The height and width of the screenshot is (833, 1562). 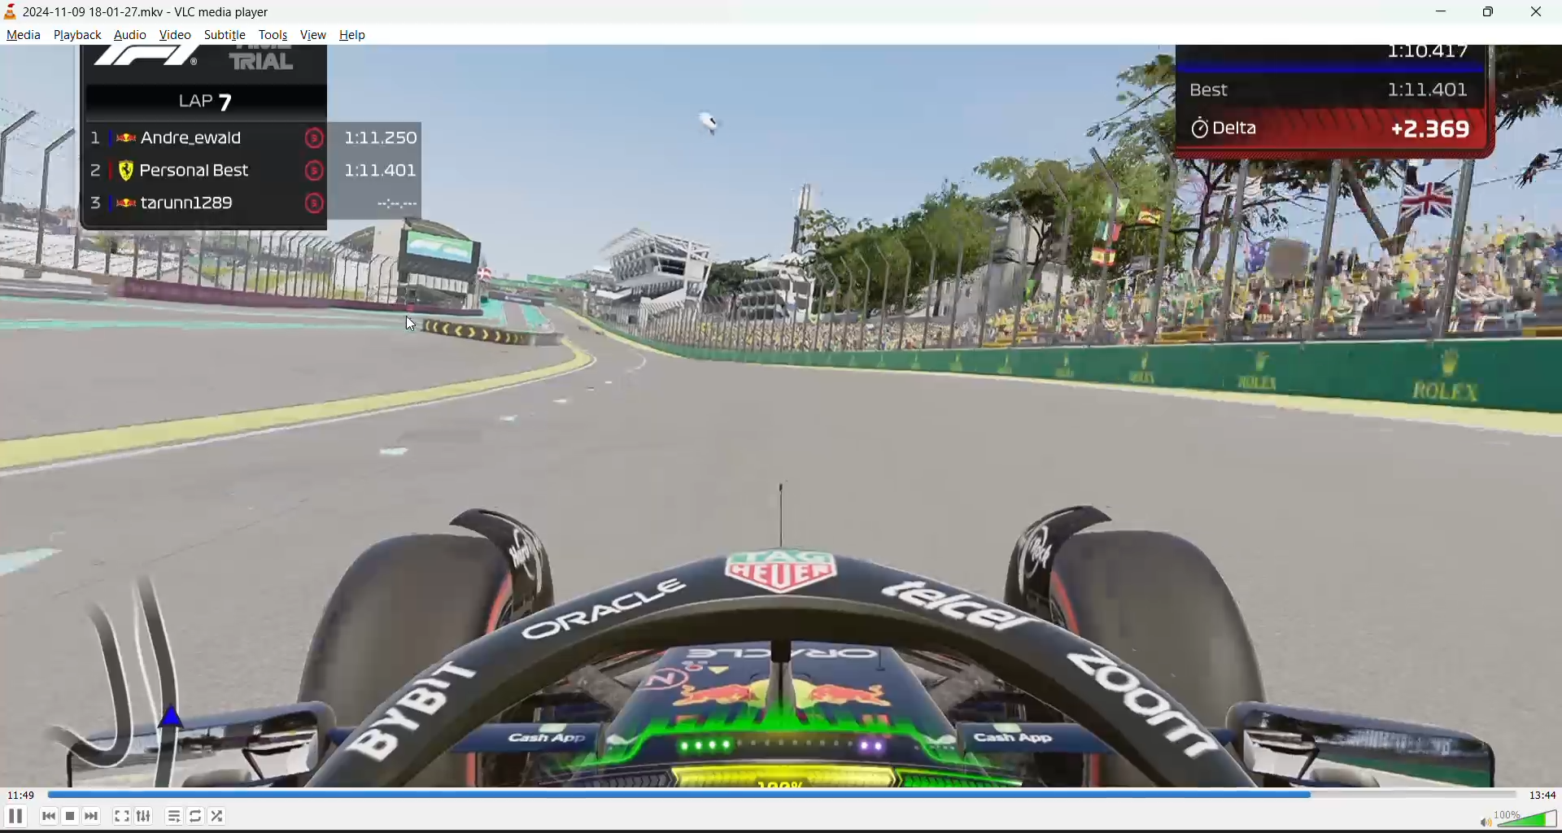 What do you see at coordinates (72, 817) in the screenshot?
I see `stop` at bounding box center [72, 817].